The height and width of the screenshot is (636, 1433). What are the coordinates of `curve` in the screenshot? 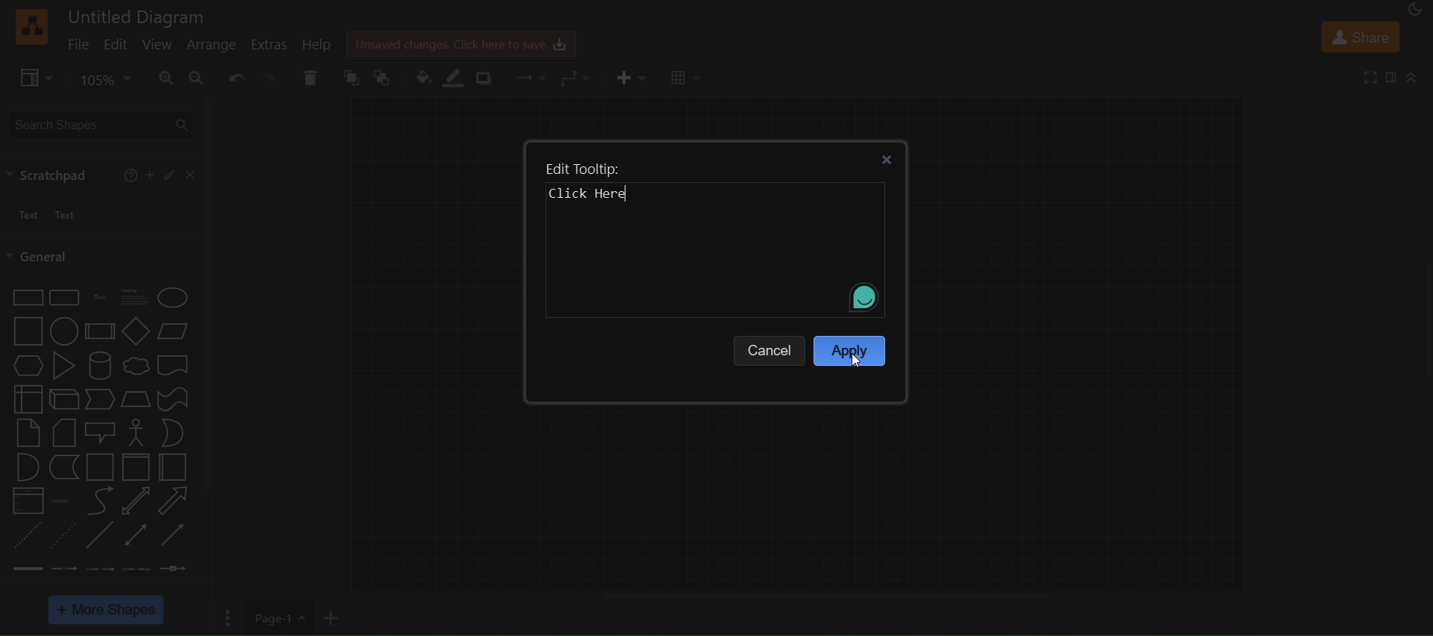 It's located at (98, 501).